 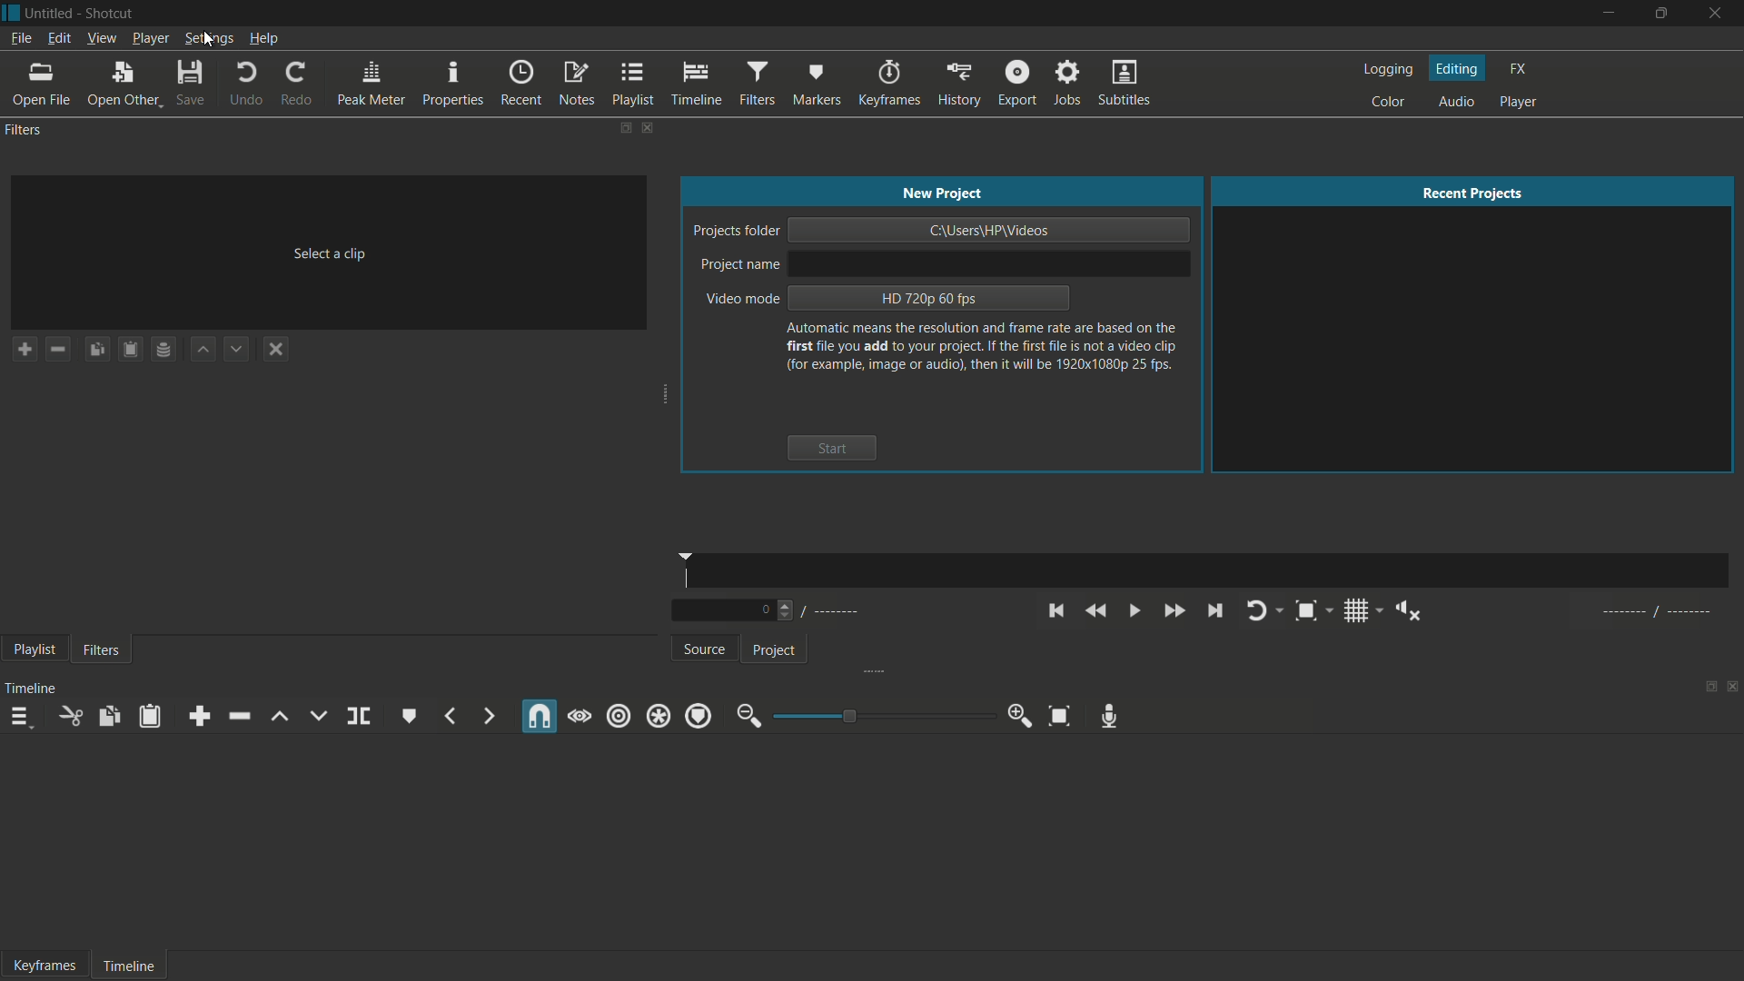 What do you see at coordinates (149, 717) in the screenshot?
I see `paste` at bounding box center [149, 717].